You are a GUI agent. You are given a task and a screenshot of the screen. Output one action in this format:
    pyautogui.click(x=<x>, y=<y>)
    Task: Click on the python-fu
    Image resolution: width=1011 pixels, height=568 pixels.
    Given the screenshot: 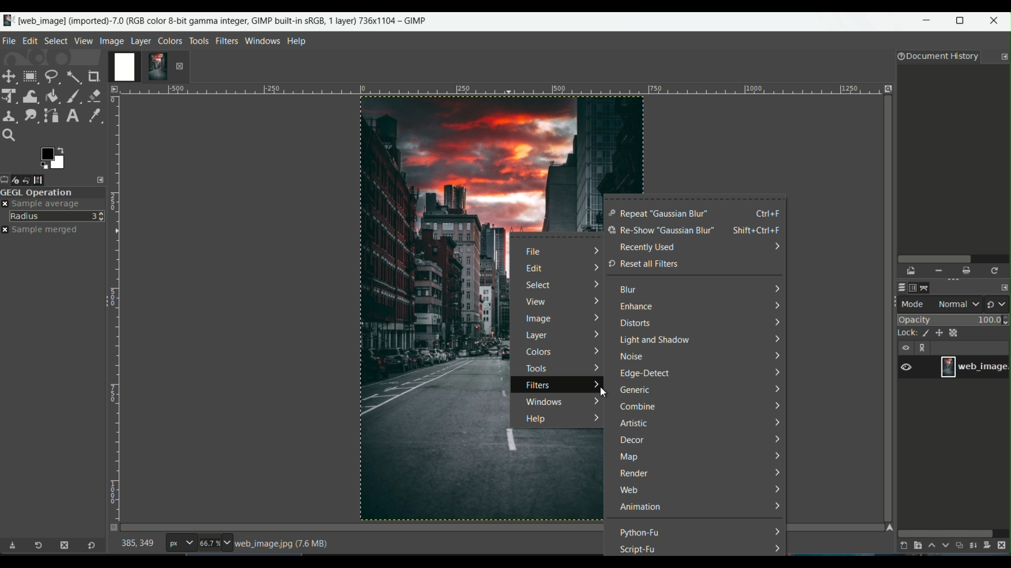 What is the action you would take?
    pyautogui.click(x=641, y=532)
    